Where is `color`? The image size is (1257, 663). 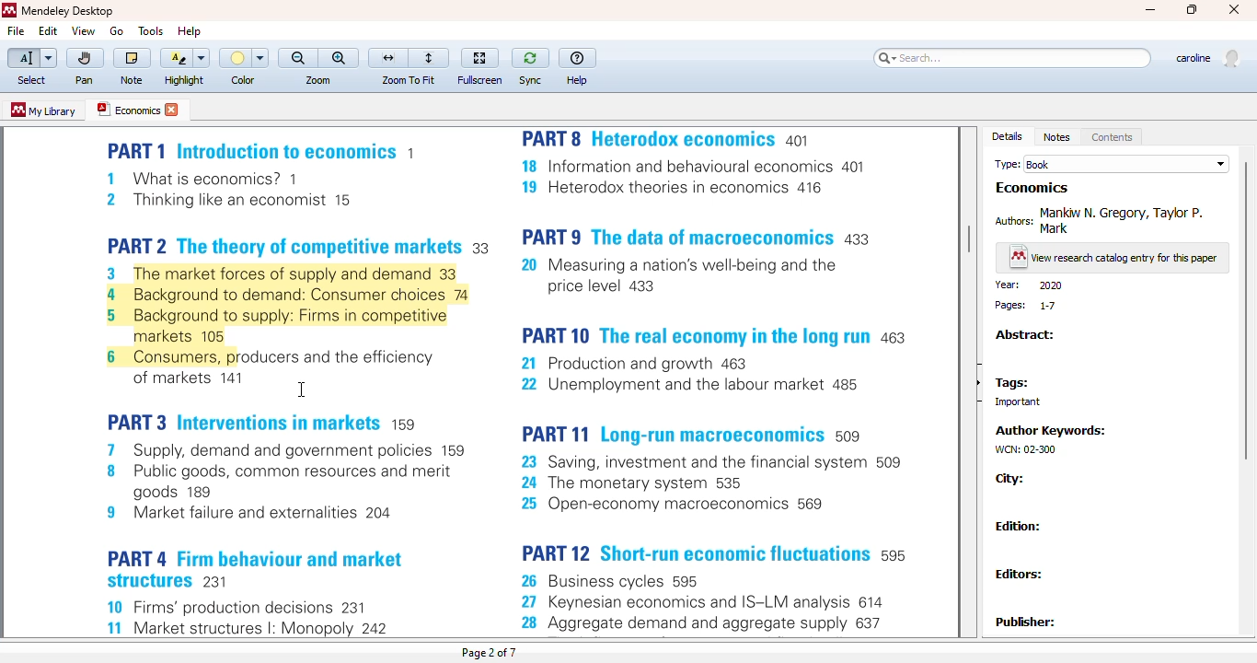
color is located at coordinates (244, 58).